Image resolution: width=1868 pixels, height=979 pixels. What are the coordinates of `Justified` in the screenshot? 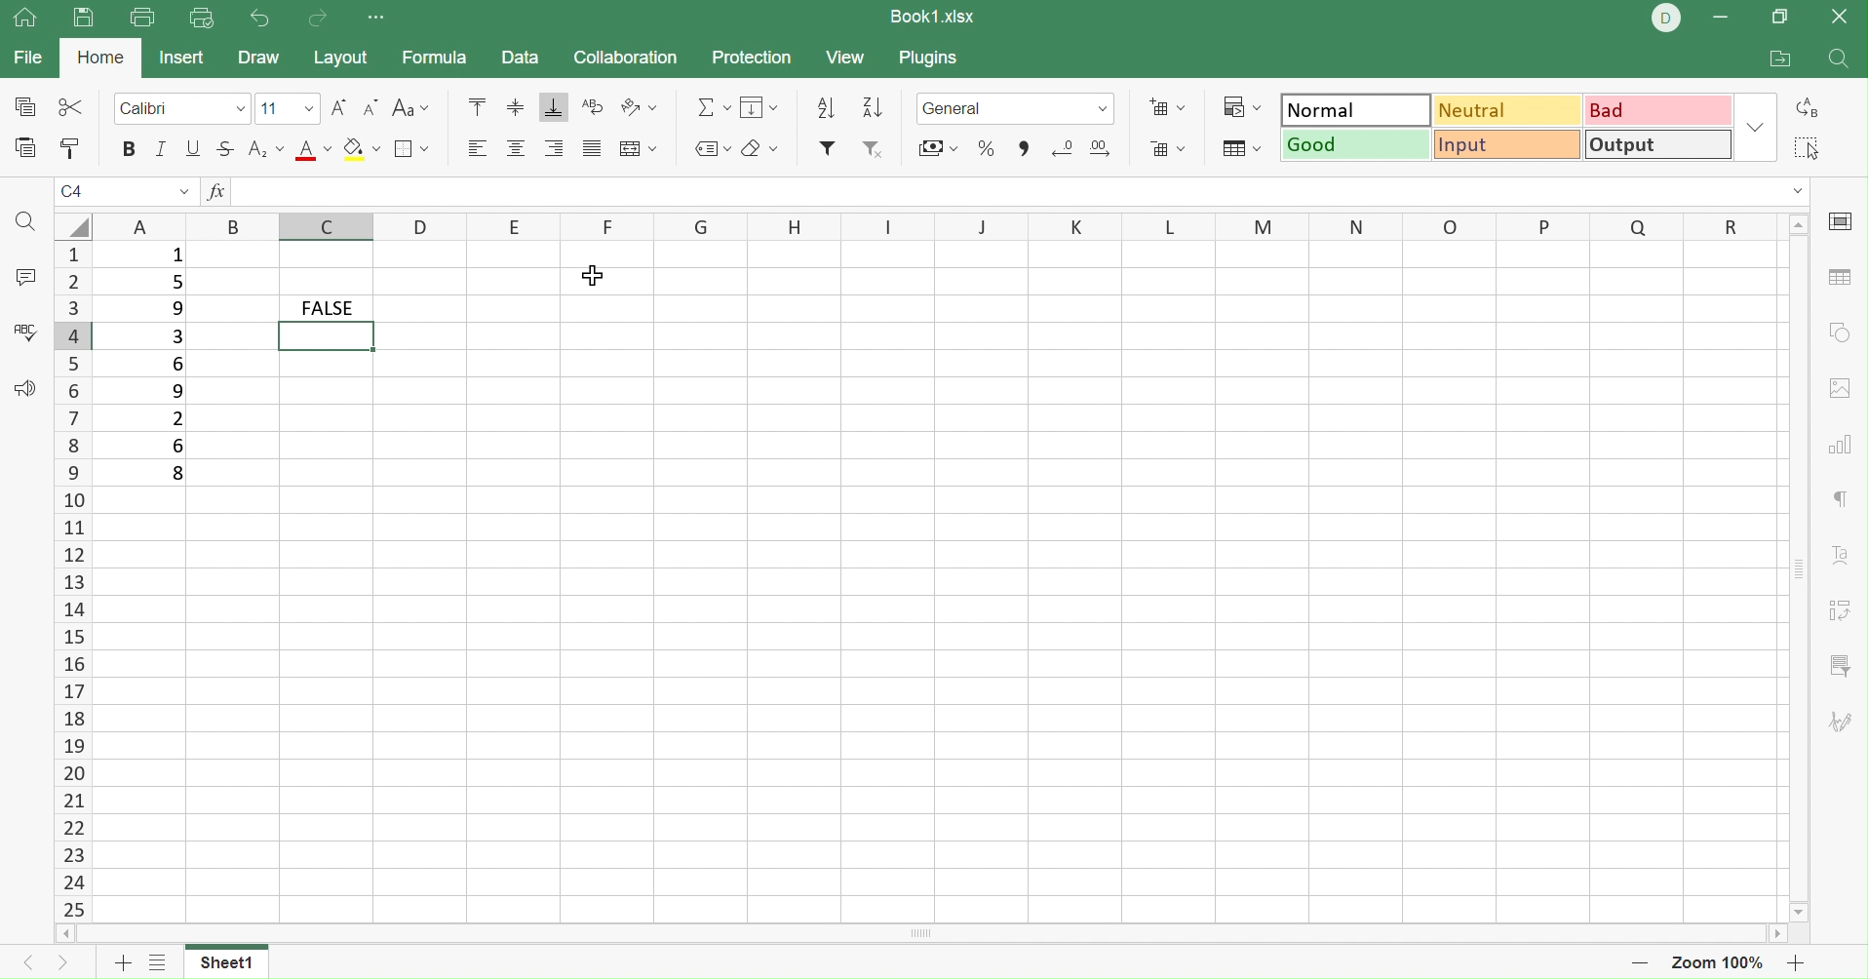 It's located at (593, 147).